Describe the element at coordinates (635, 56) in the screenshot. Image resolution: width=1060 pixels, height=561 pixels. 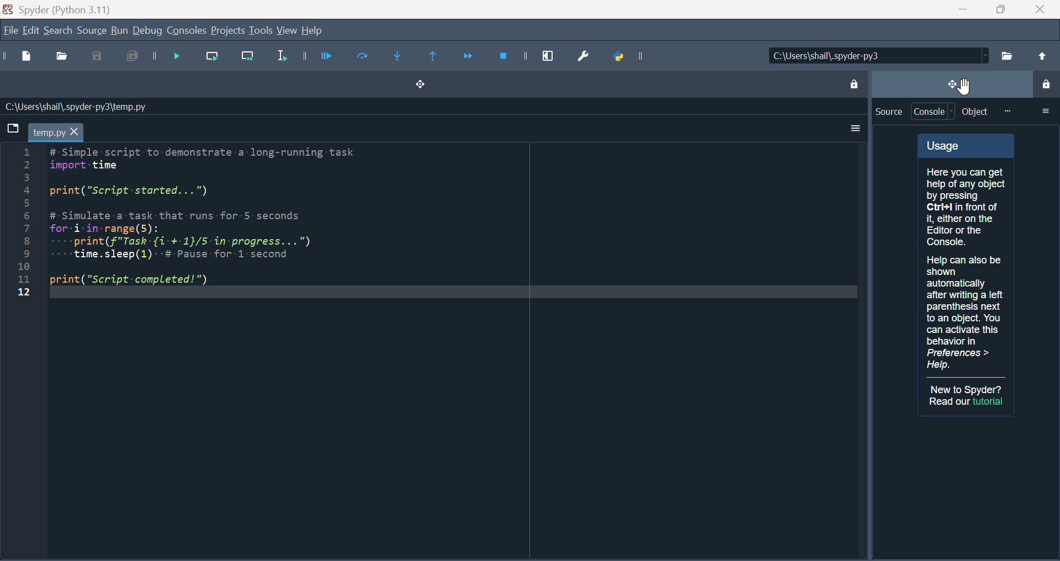
I see `Python path manager` at that location.